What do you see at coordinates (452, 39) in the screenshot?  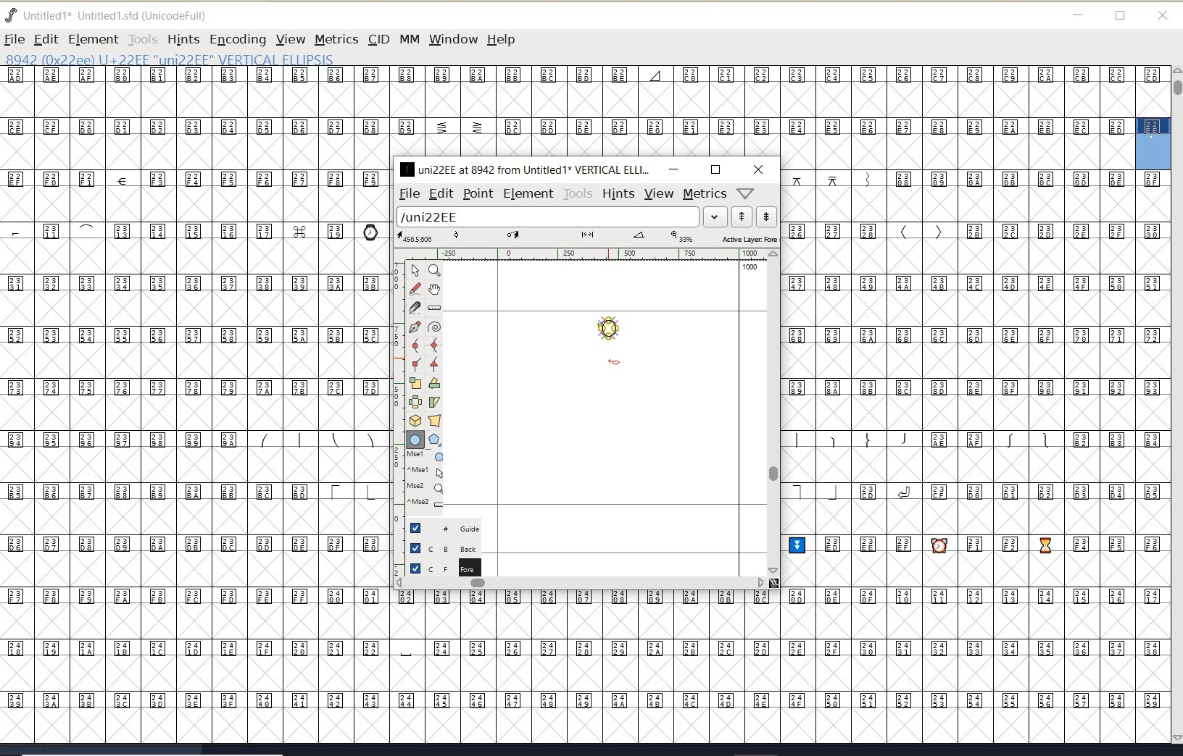 I see `window` at bounding box center [452, 39].